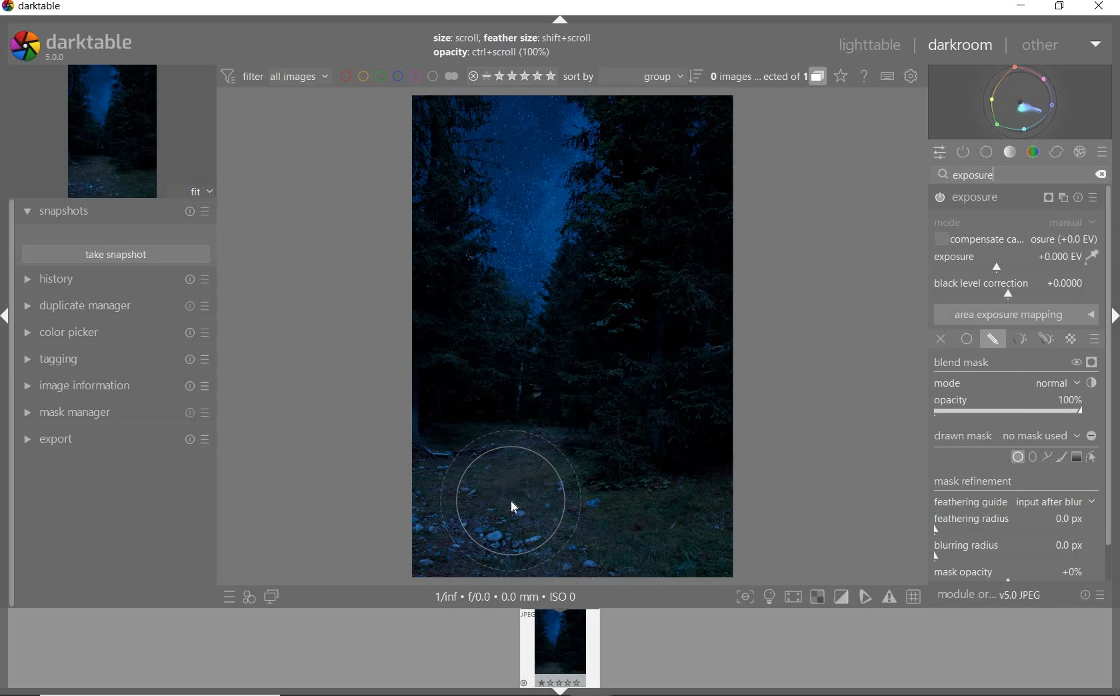 The image size is (1120, 696). Describe the element at coordinates (1080, 153) in the screenshot. I see `EFFECT` at that location.